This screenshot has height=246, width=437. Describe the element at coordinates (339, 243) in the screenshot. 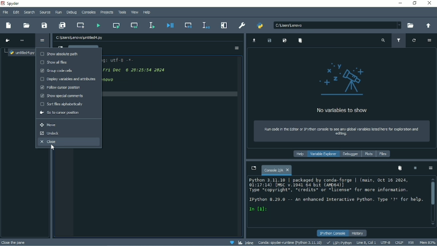

I see `LSP` at that location.